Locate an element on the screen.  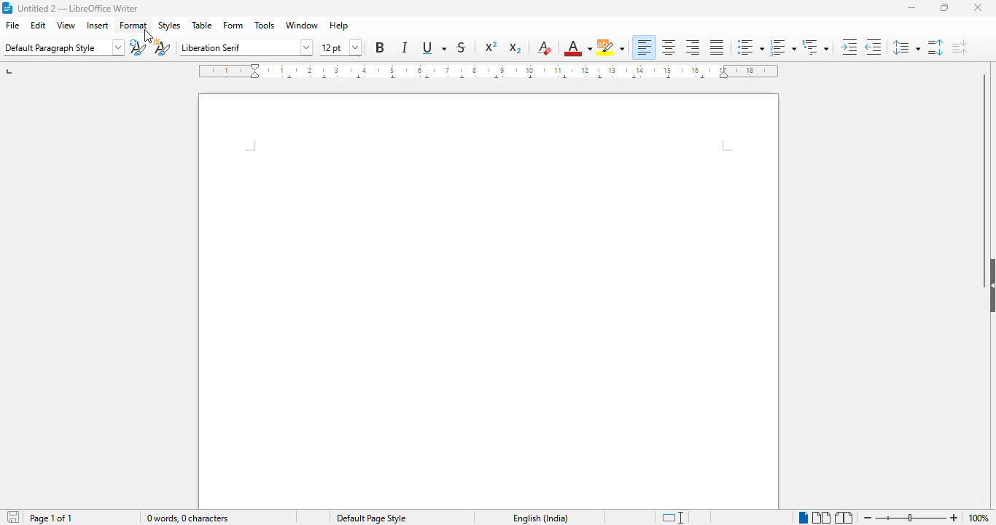
increase indent is located at coordinates (849, 47).